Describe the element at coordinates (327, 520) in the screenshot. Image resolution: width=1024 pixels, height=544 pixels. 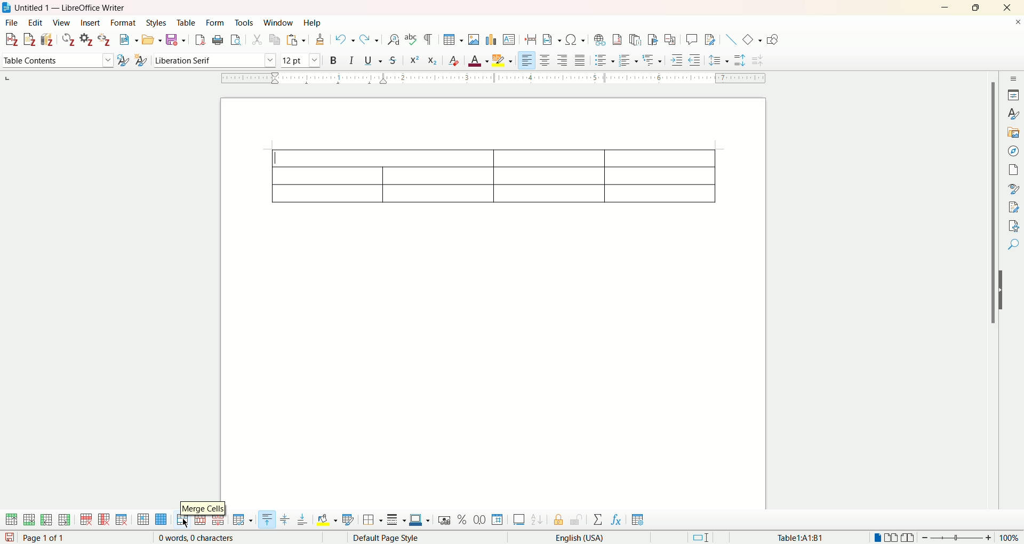
I see `background color` at that location.